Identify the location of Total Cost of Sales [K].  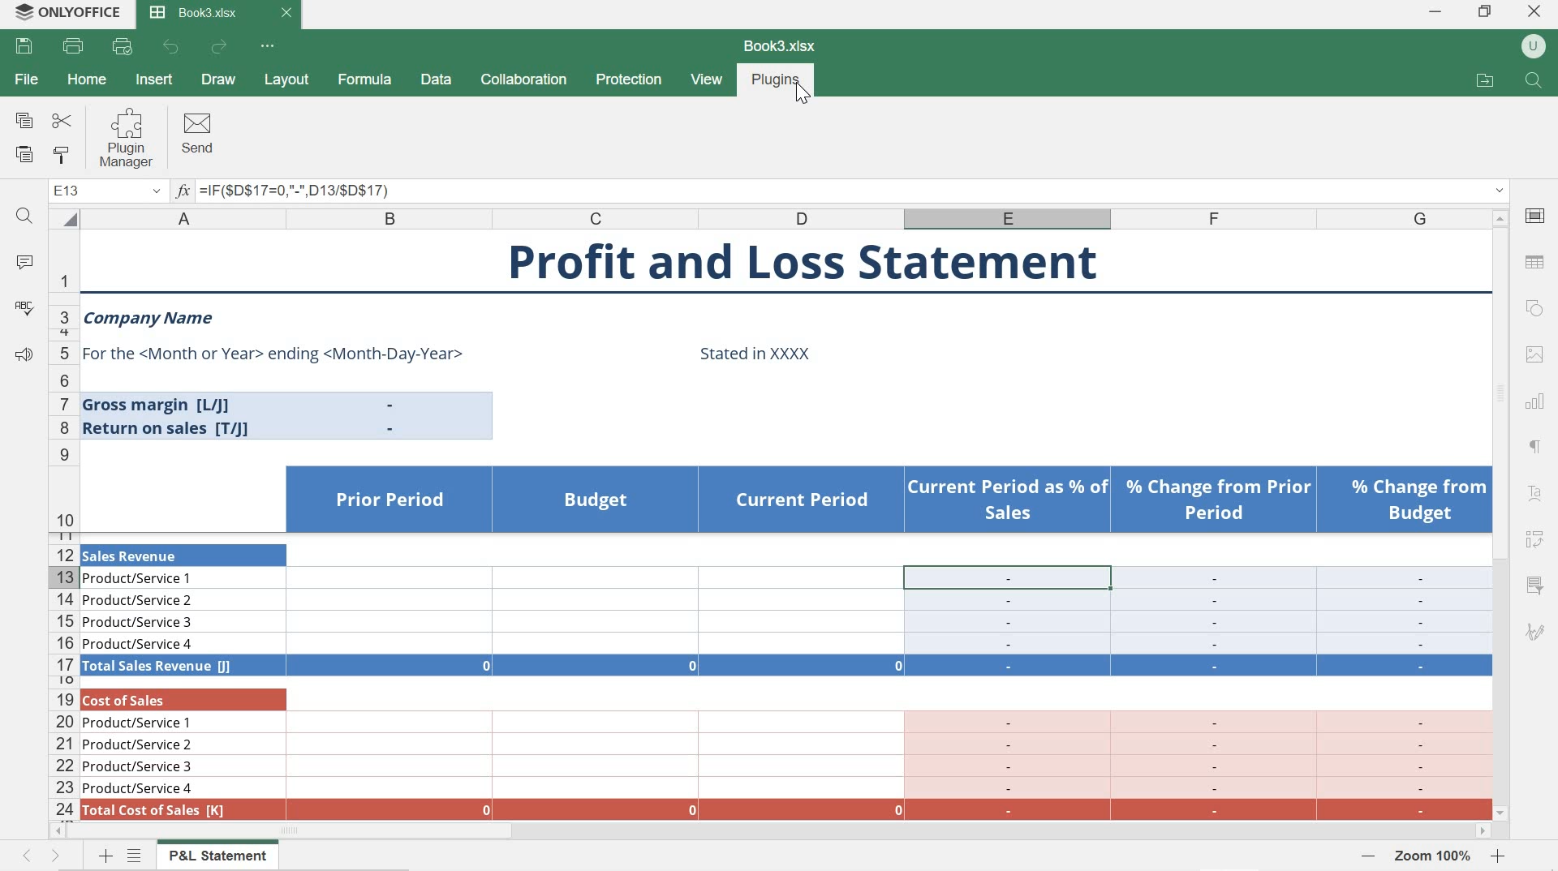
(155, 811).